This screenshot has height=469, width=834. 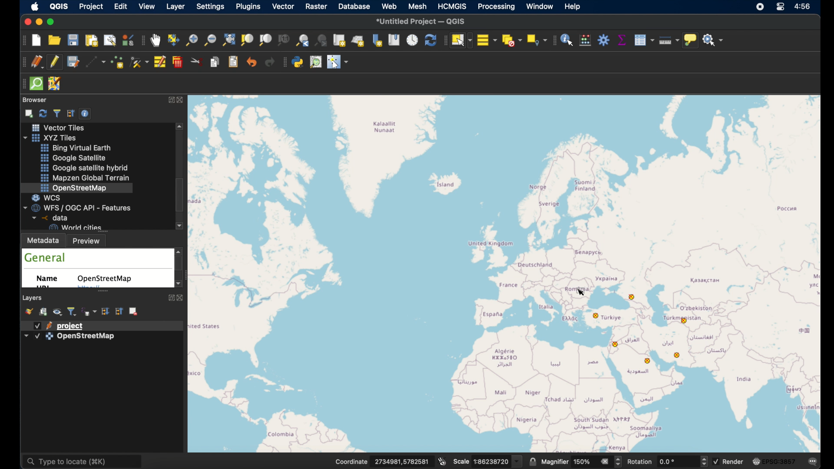 What do you see at coordinates (56, 112) in the screenshot?
I see `filter browser` at bounding box center [56, 112].